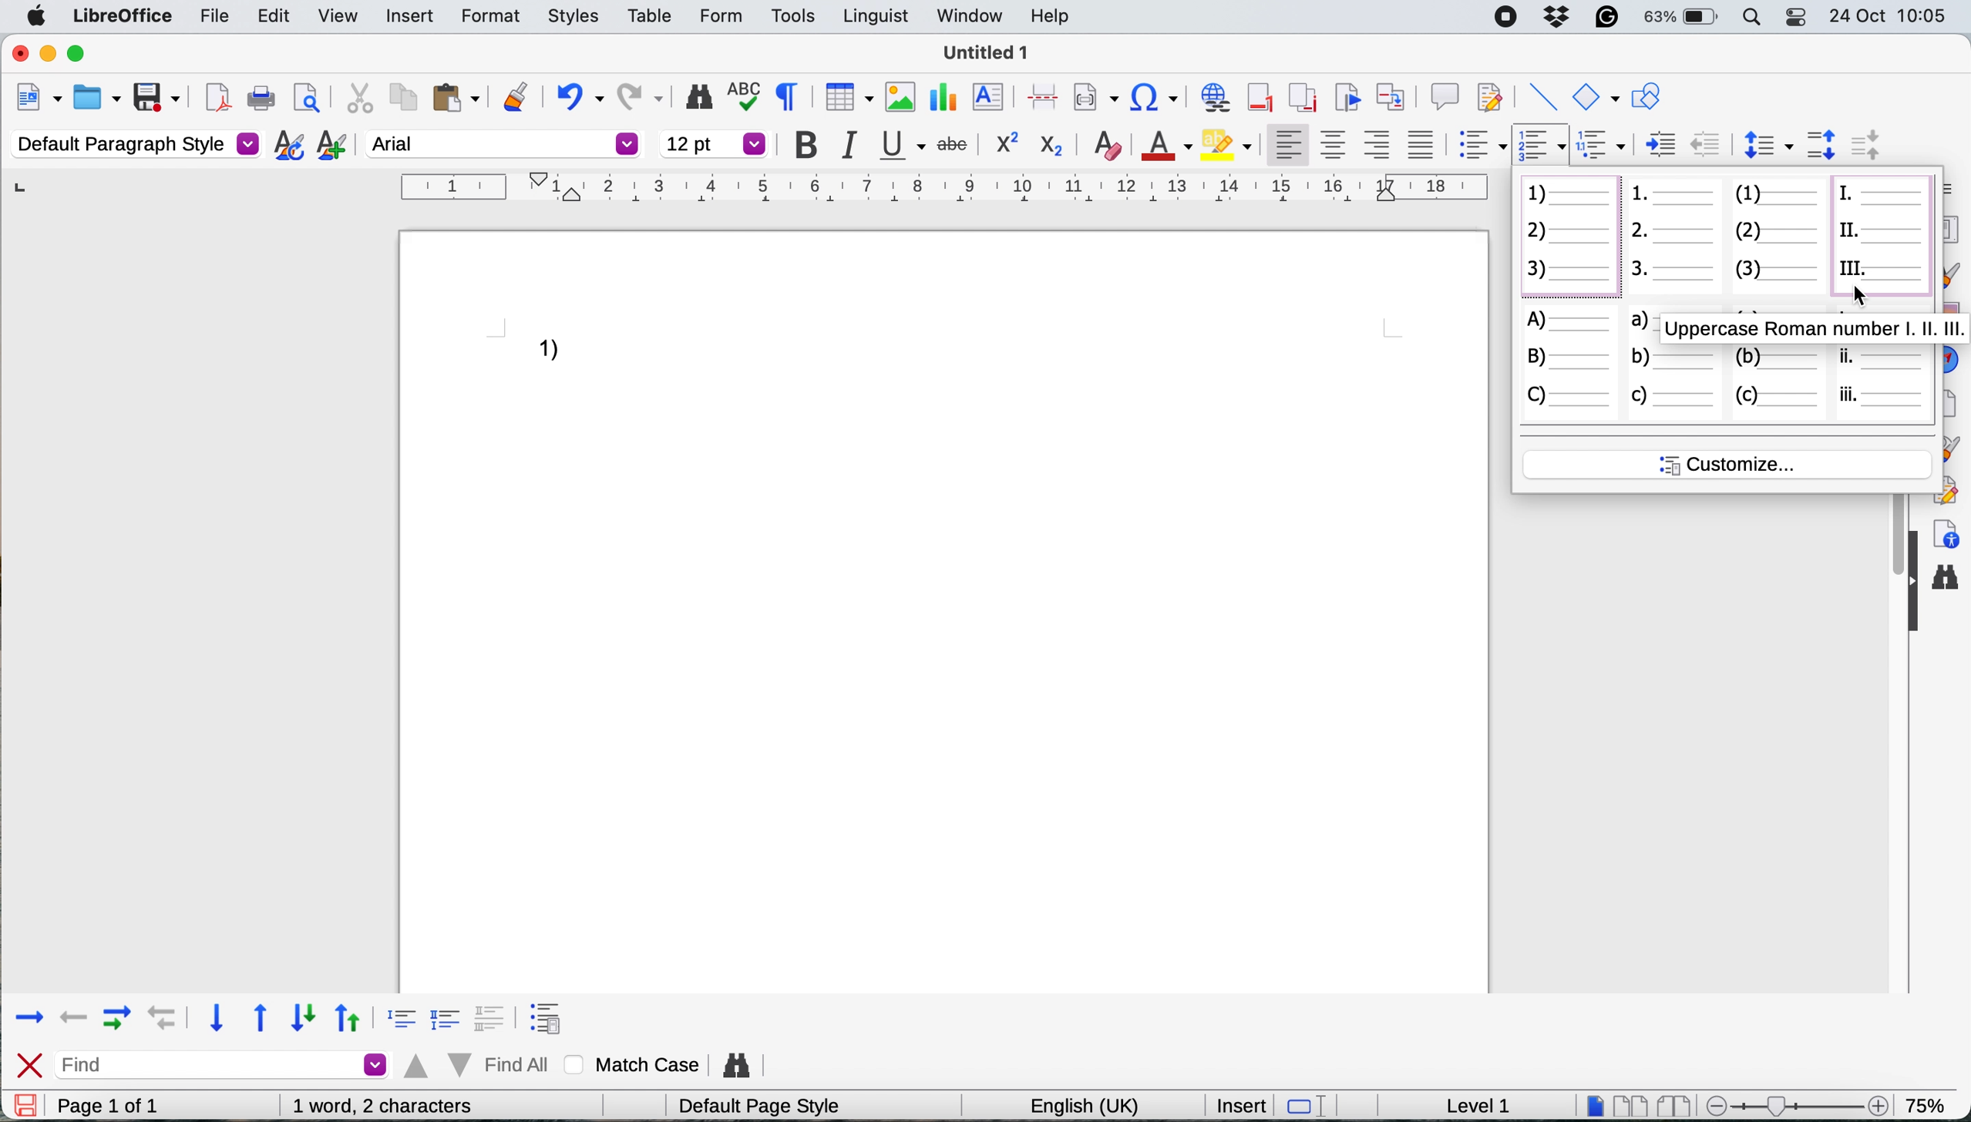  What do you see at coordinates (1226, 143) in the screenshot?
I see `fill color` at bounding box center [1226, 143].